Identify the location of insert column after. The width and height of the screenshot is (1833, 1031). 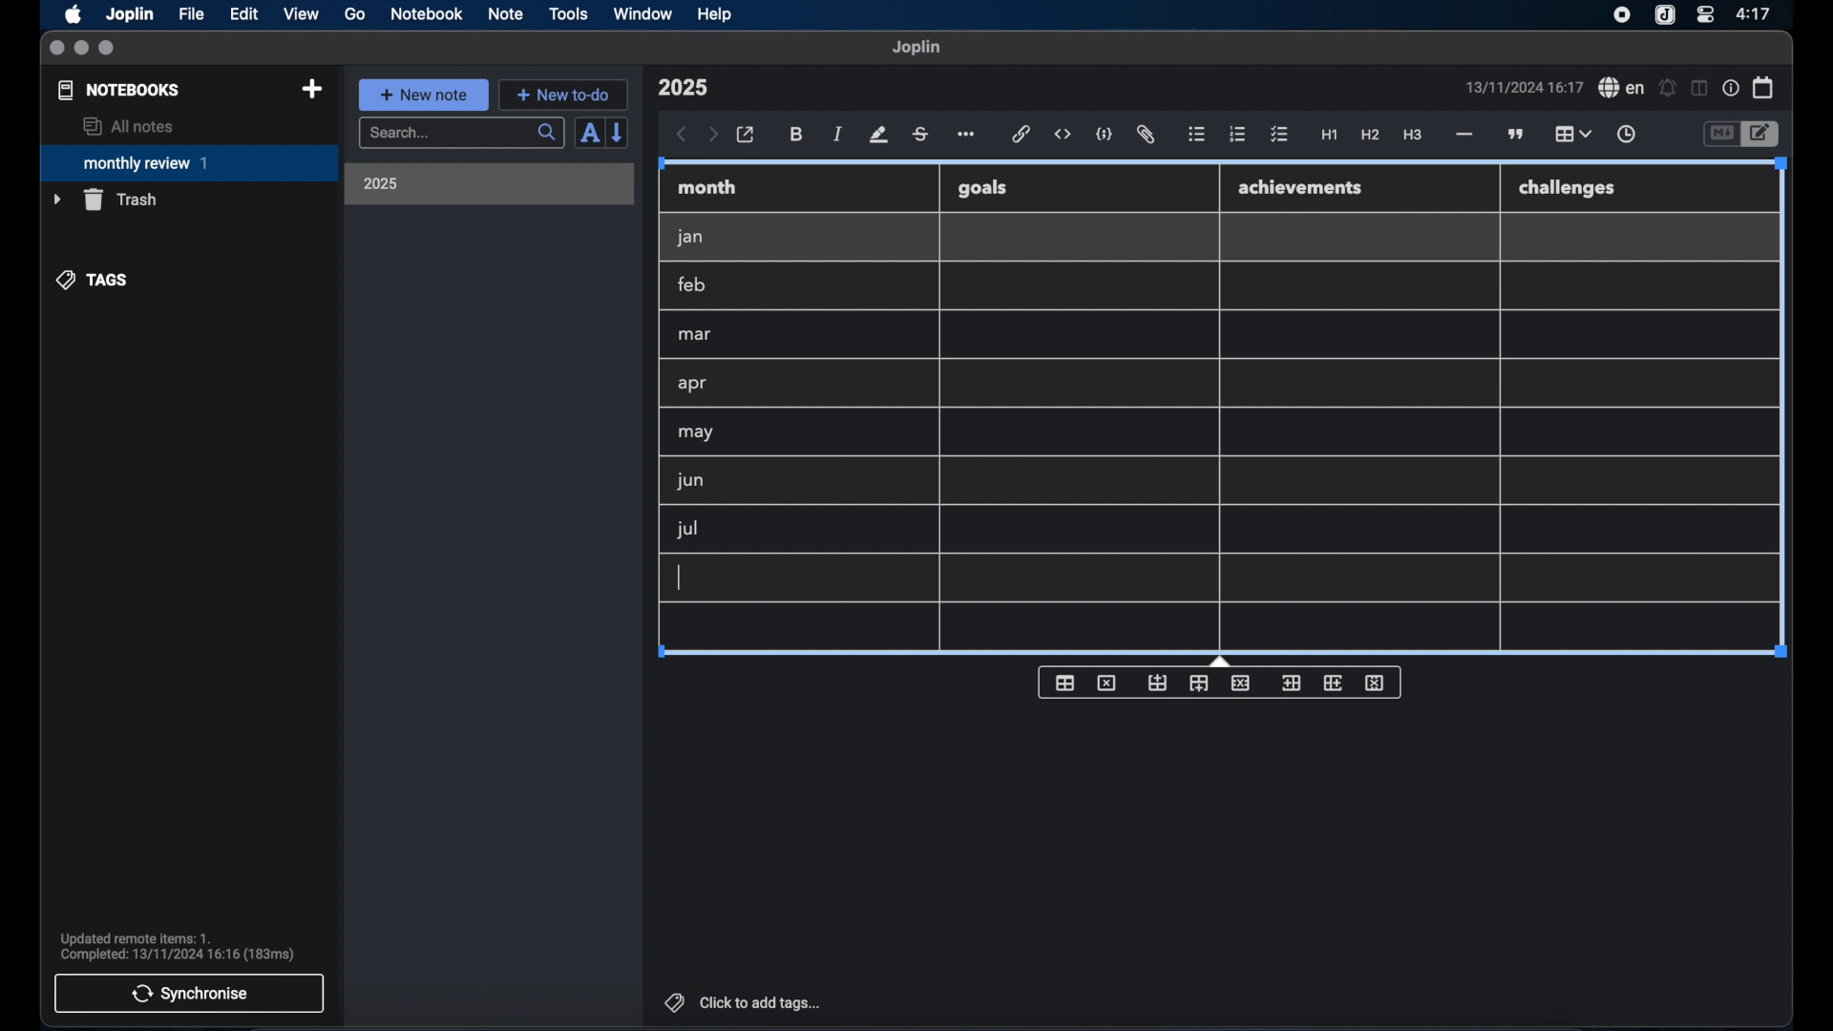
(1334, 683).